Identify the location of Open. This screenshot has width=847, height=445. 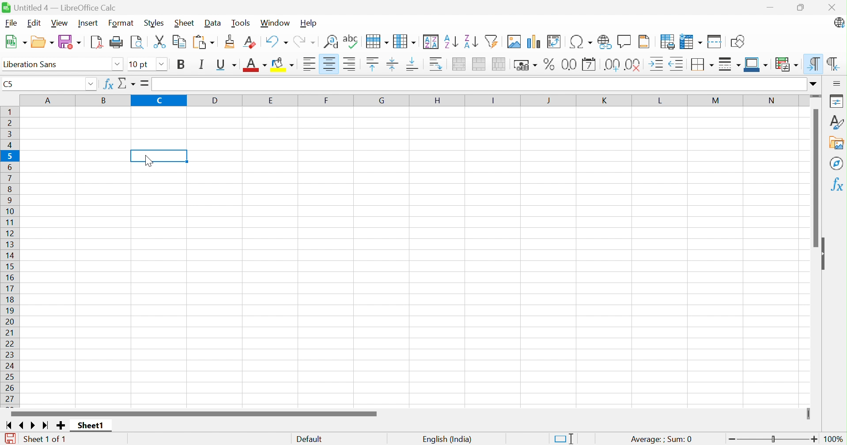
(43, 41).